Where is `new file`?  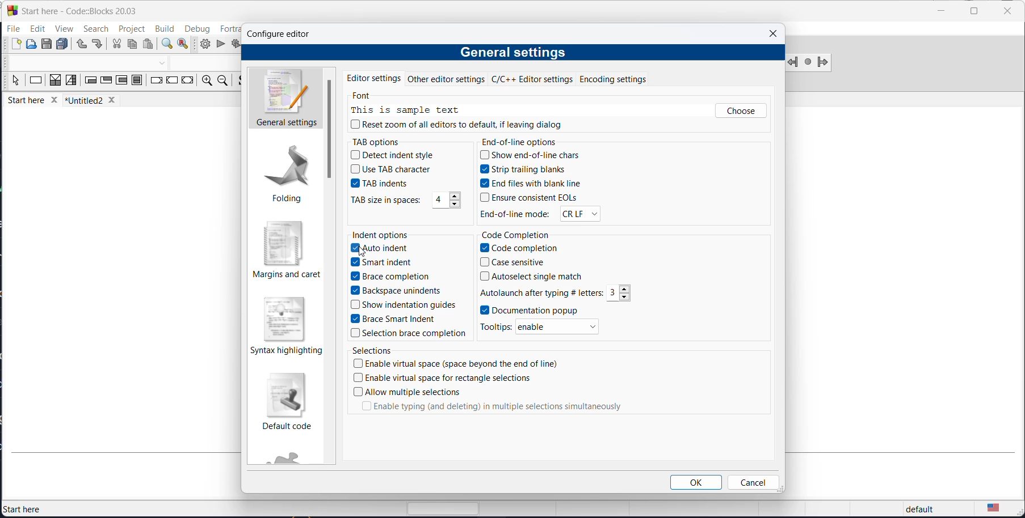 new file is located at coordinates (16, 46).